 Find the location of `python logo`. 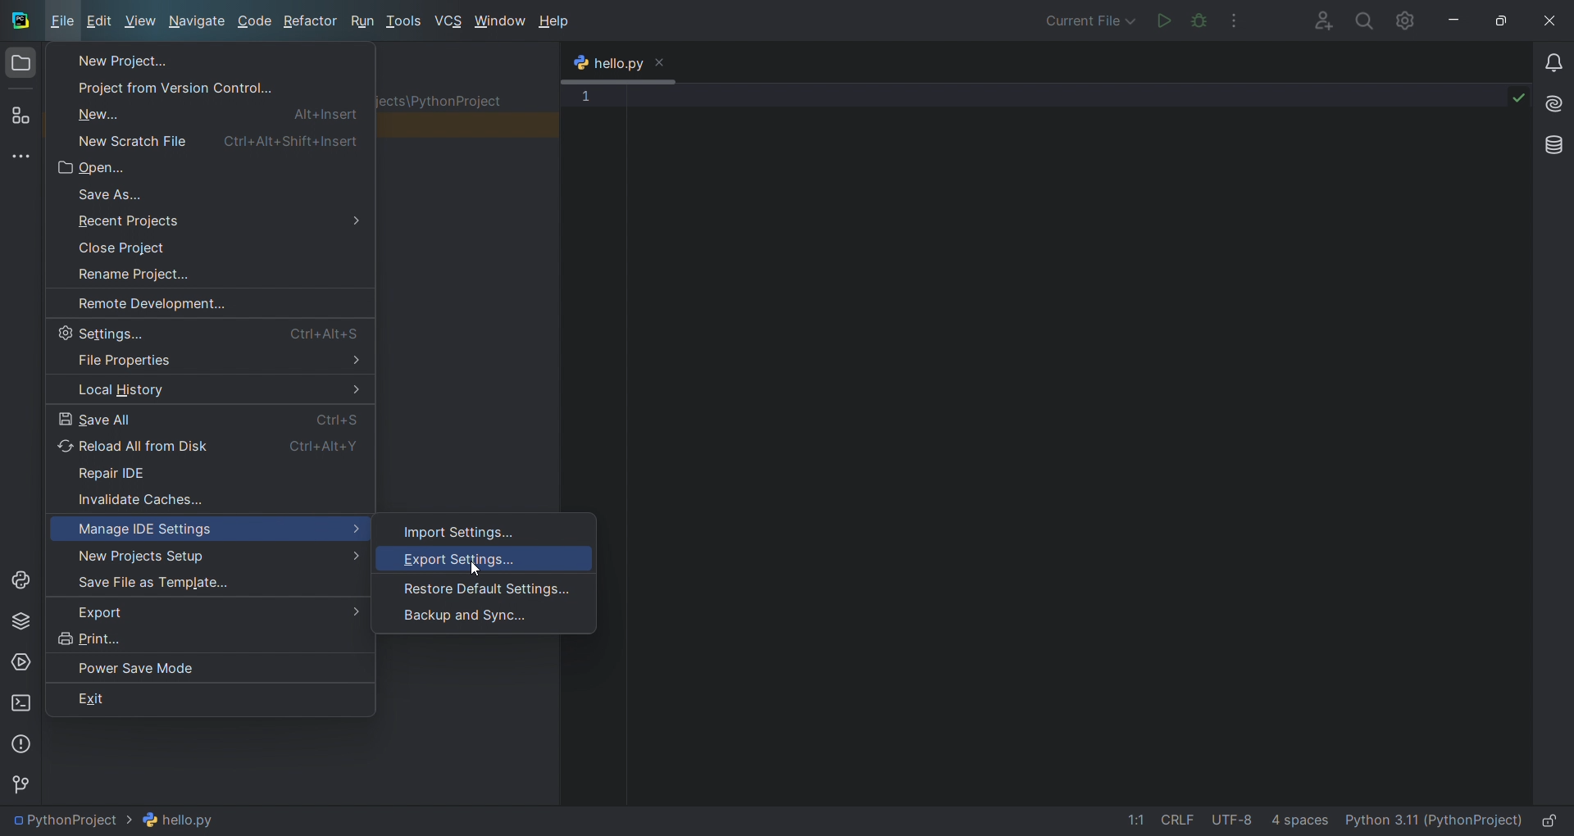

python logo is located at coordinates (580, 65).